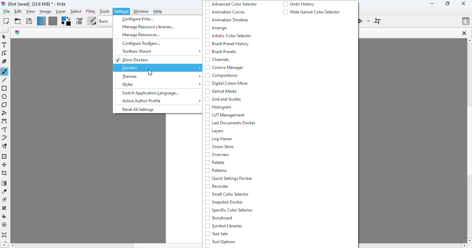 The image size is (472, 248). I want to click on comics manager, so click(224, 68).